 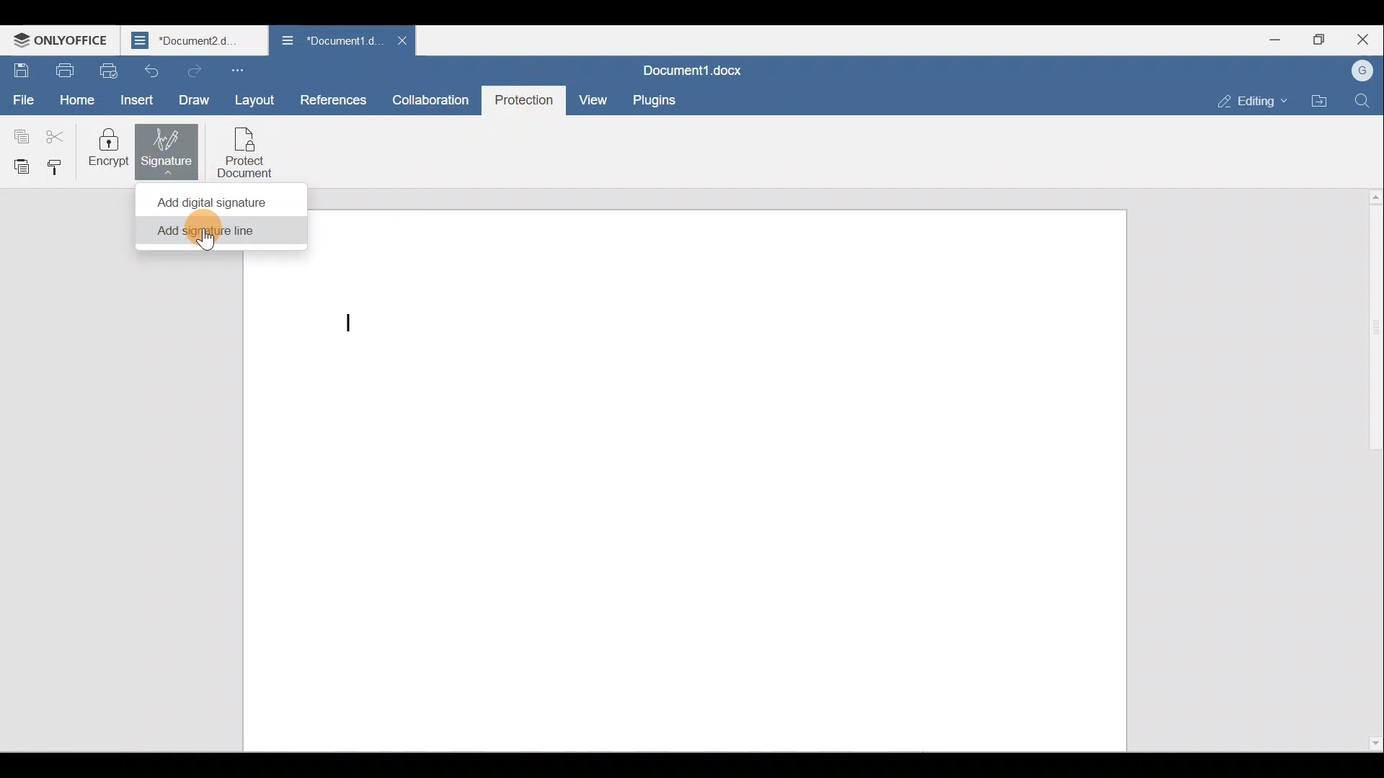 I want to click on Print file, so click(x=64, y=70).